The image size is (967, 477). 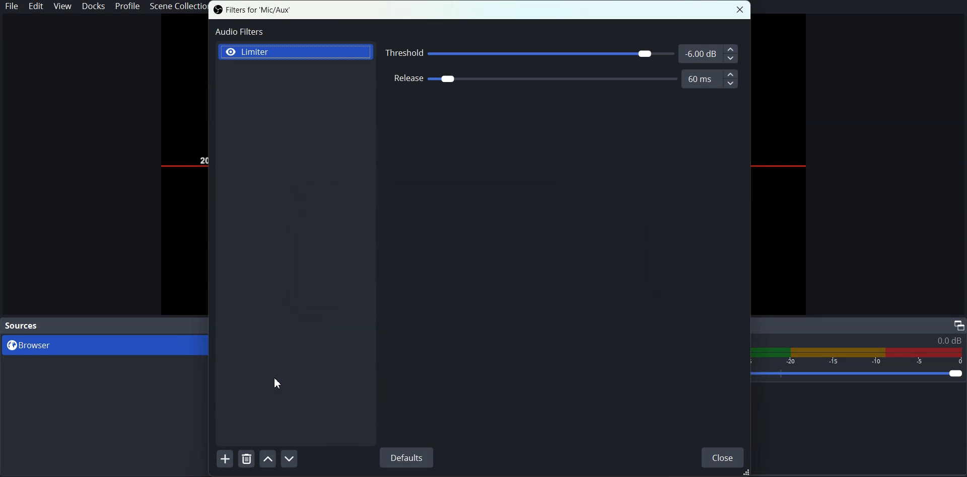 What do you see at coordinates (949, 341) in the screenshot?
I see `0.0 db` at bounding box center [949, 341].